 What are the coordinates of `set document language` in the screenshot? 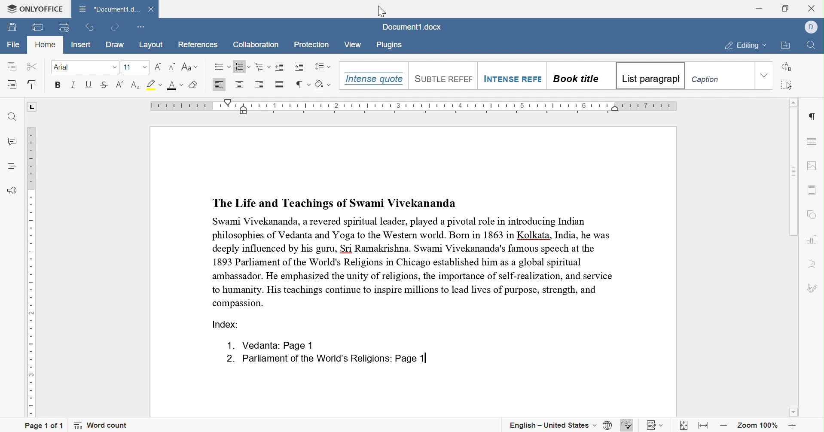 It's located at (607, 425).